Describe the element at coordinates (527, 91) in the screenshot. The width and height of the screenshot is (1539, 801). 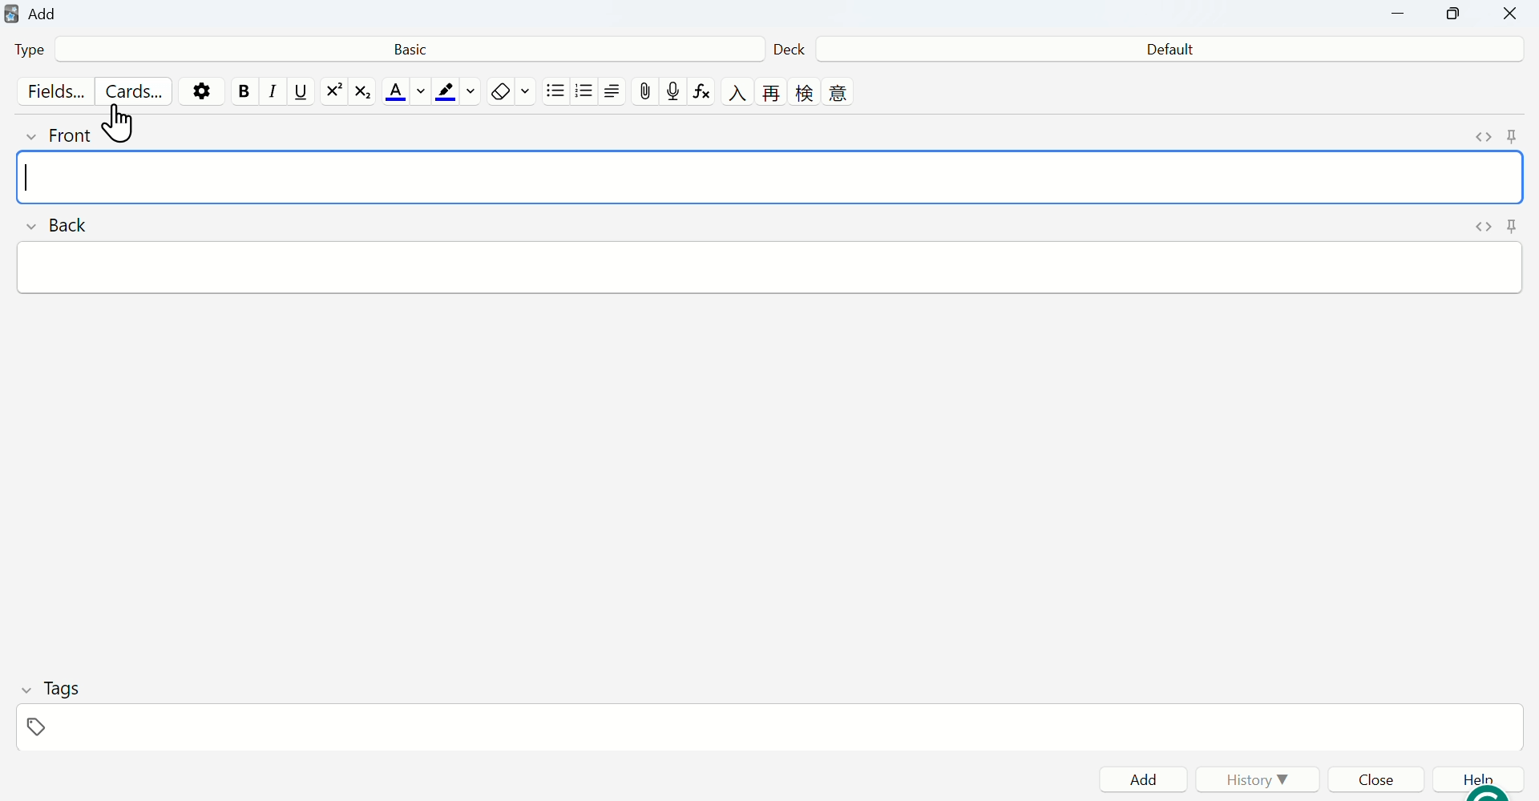
I see `select formatting to remove` at that location.